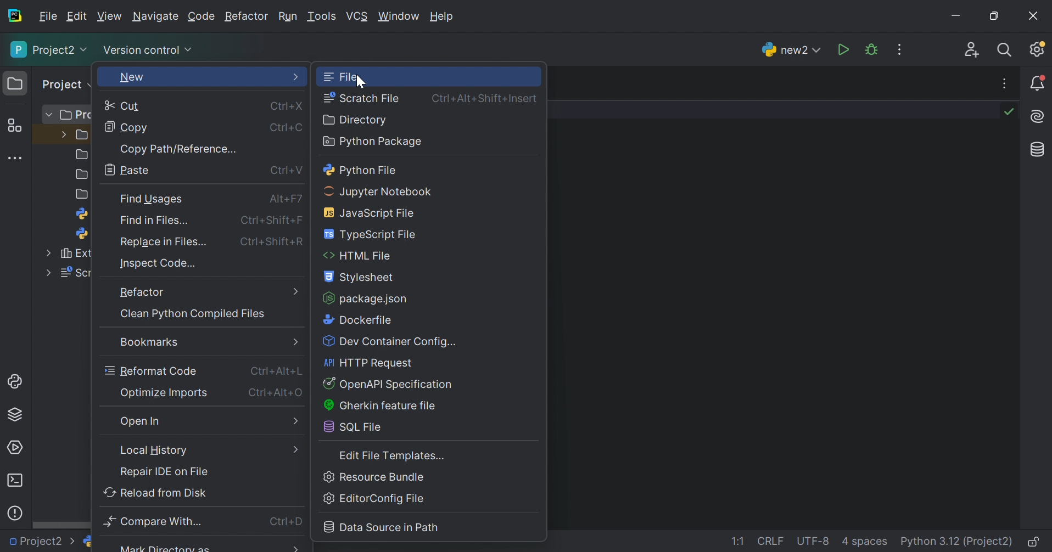 The width and height of the screenshot is (1052, 552). Describe the element at coordinates (372, 234) in the screenshot. I see `TypeScript file` at that location.